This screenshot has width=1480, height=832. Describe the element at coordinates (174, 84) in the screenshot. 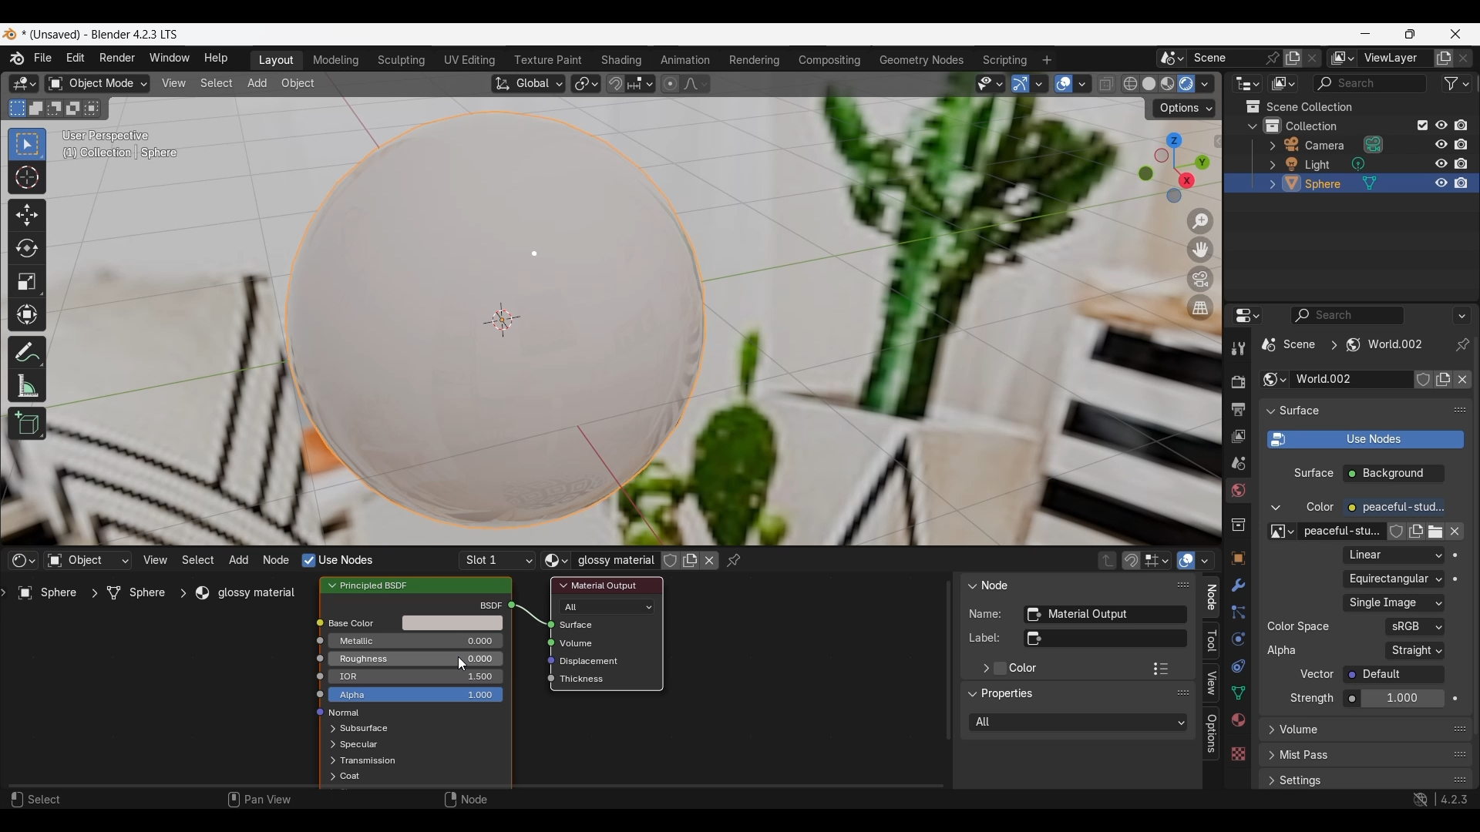

I see `View menu` at that location.